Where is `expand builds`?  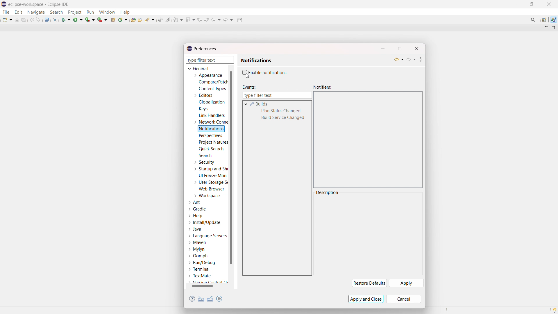
expand builds is located at coordinates (246, 104).